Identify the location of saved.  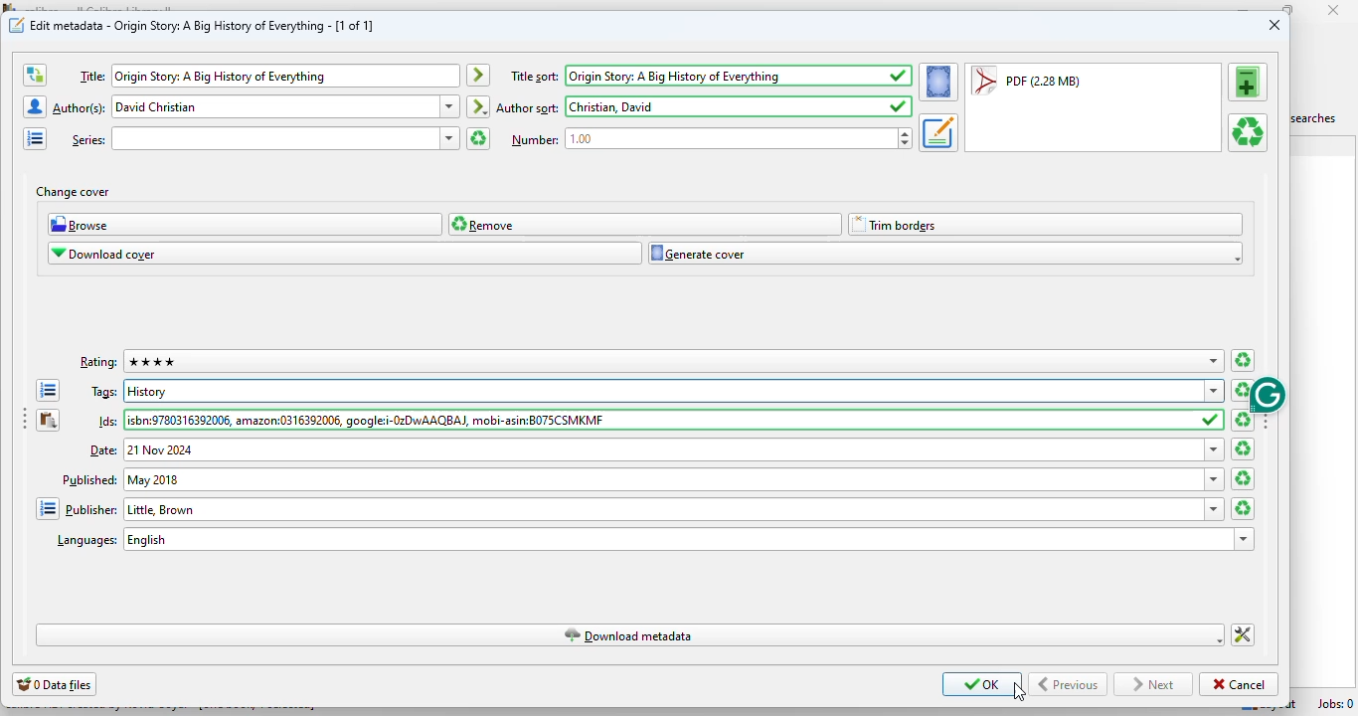
(900, 76).